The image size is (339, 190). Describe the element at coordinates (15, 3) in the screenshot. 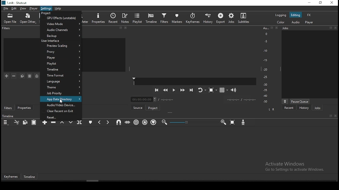

I see `1.mlt - Shotcut` at that location.